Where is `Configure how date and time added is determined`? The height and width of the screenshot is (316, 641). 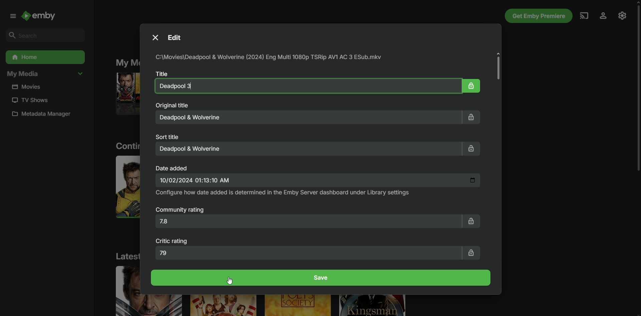 Configure how date and time added is determined is located at coordinates (283, 193).